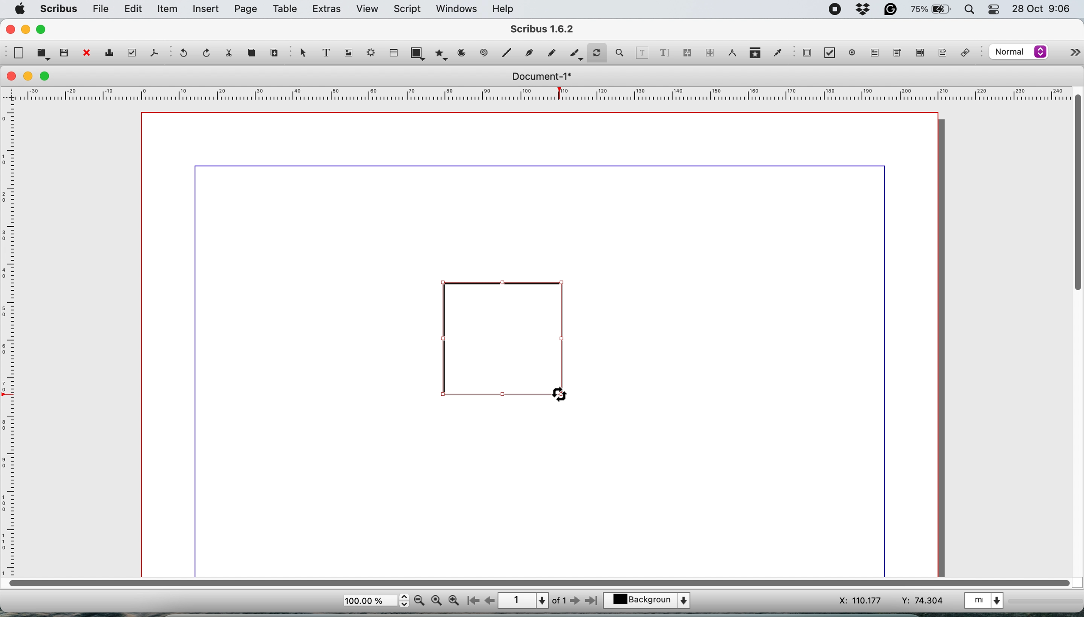 The image size is (1084, 617). I want to click on save, so click(64, 53).